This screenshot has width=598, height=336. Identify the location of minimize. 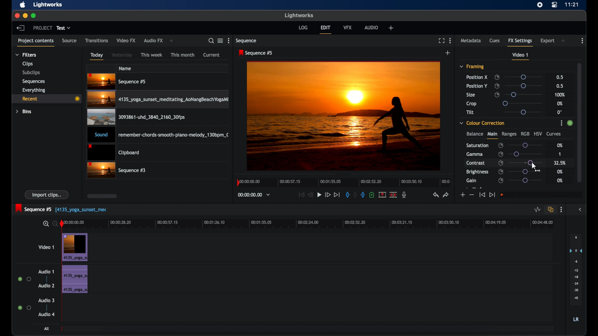
(26, 16).